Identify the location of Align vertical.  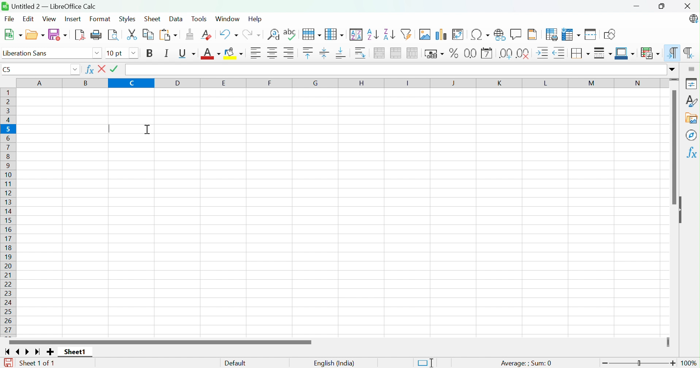
(324, 54).